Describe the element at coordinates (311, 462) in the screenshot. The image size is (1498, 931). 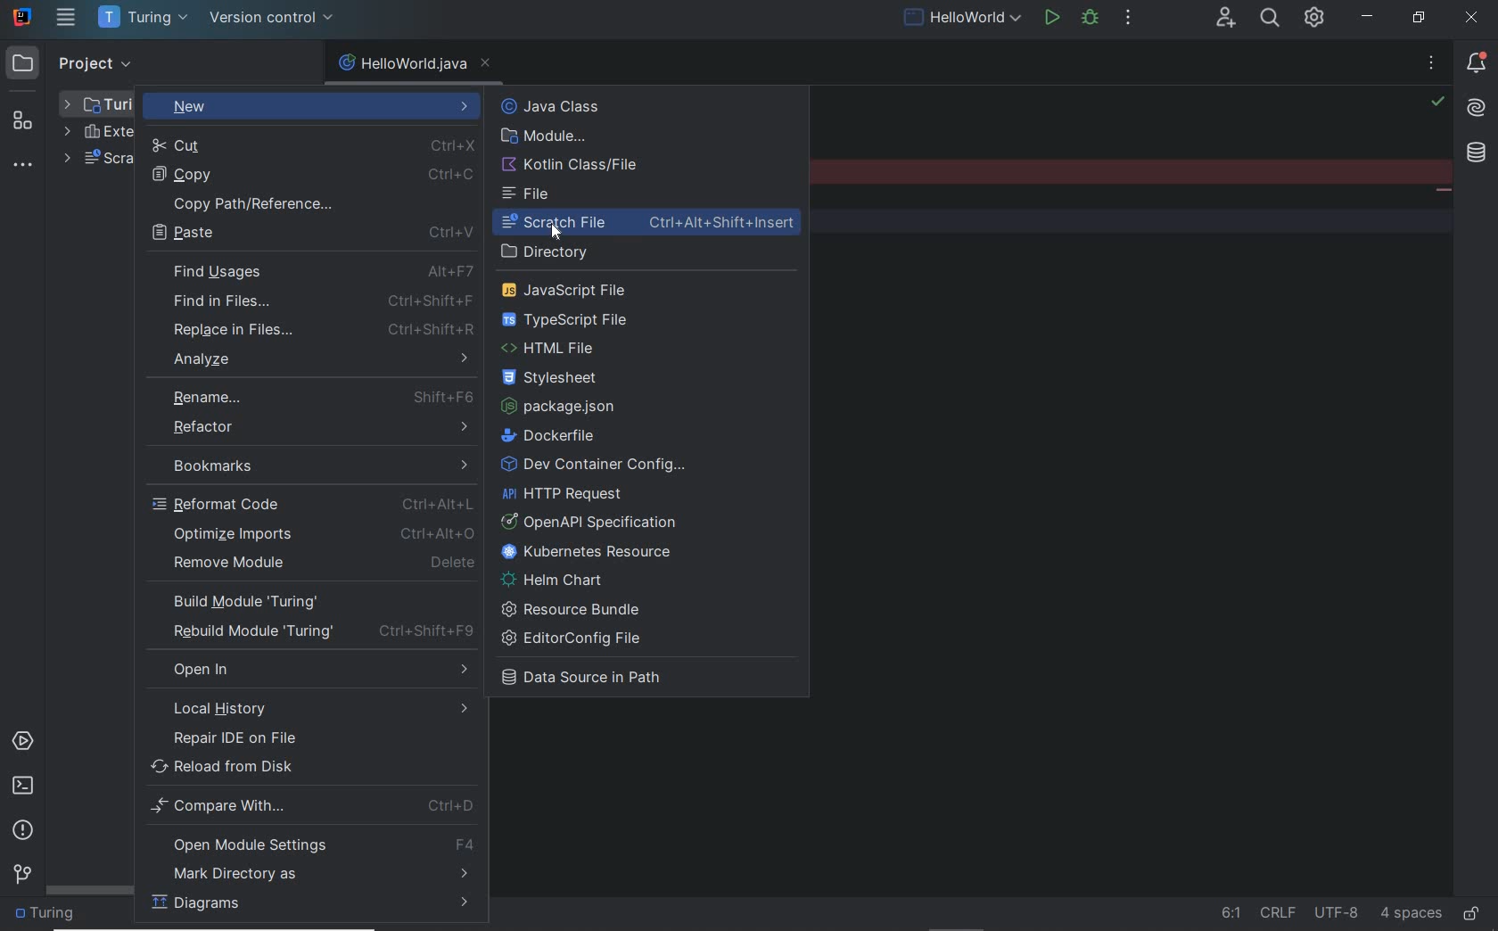
I see `bookmarks` at that location.